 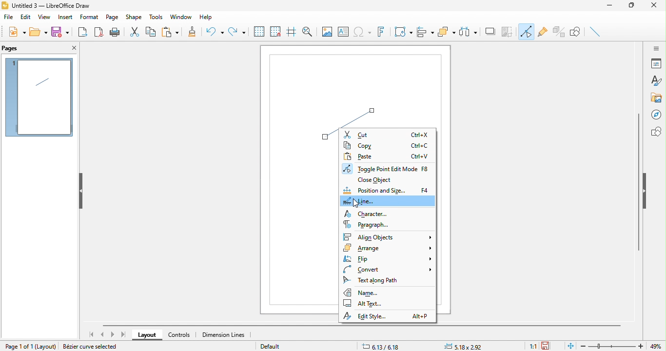 I want to click on special character, so click(x=364, y=33).